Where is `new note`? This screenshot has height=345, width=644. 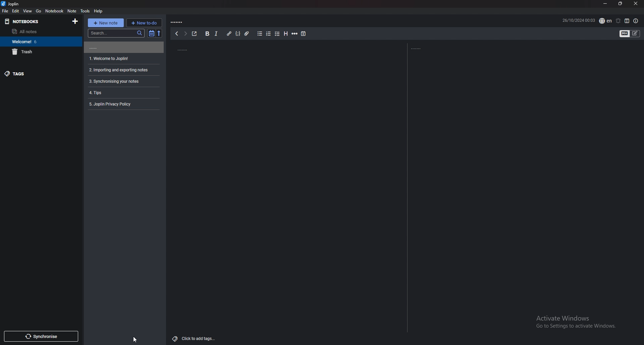
new note is located at coordinates (106, 22).